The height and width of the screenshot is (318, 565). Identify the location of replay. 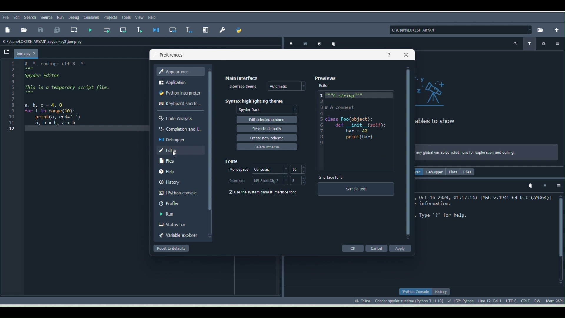
(546, 42).